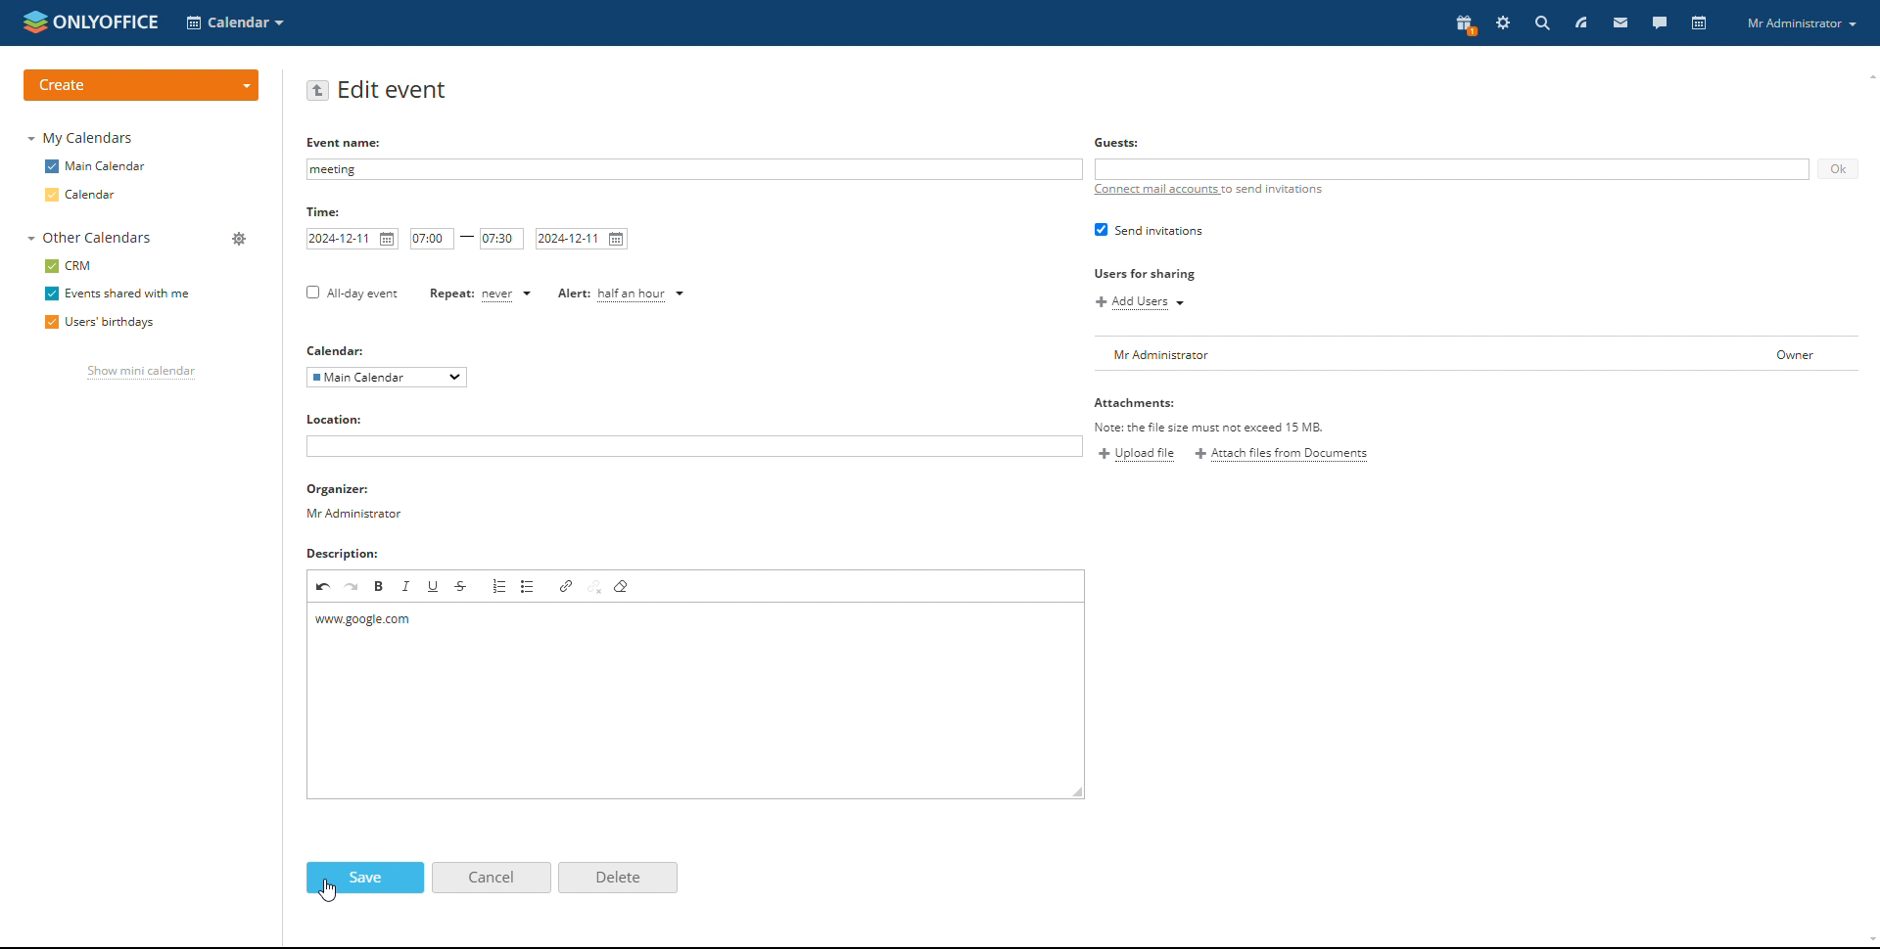 This screenshot has height=949, width=1880. What do you see at coordinates (644, 294) in the screenshot?
I see `set alert` at bounding box center [644, 294].